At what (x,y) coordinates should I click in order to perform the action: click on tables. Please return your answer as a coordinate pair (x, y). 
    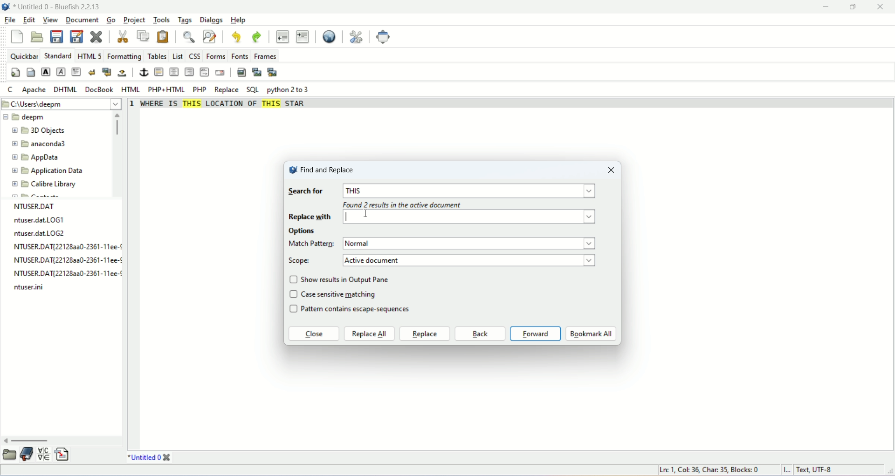
    Looking at the image, I should click on (157, 57).